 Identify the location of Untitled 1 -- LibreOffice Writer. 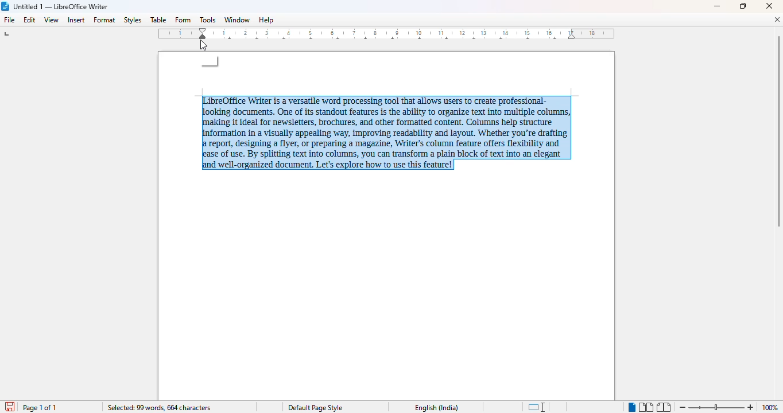
(61, 7).